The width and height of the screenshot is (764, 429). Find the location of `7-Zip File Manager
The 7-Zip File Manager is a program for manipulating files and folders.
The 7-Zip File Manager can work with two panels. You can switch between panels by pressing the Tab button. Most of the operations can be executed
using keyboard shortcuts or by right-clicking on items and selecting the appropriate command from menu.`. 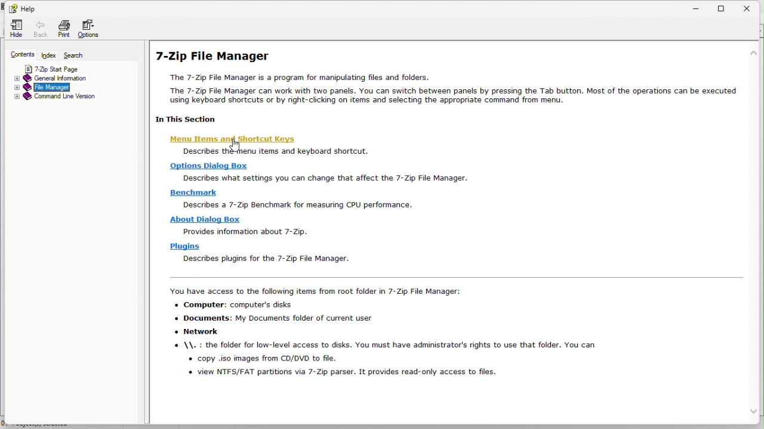

7-Zip File Manager
The 7-Zip File Manager is a program for manipulating files and folders.
The 7-Zip File Manager can work with two panels. You can switch between panels by pressing the Tab button. Most of the operations can be executed
using keyboard shortcuts or by right-clicking on items and selecting the appropriate command from menu. is located at coordinates (445, 76).